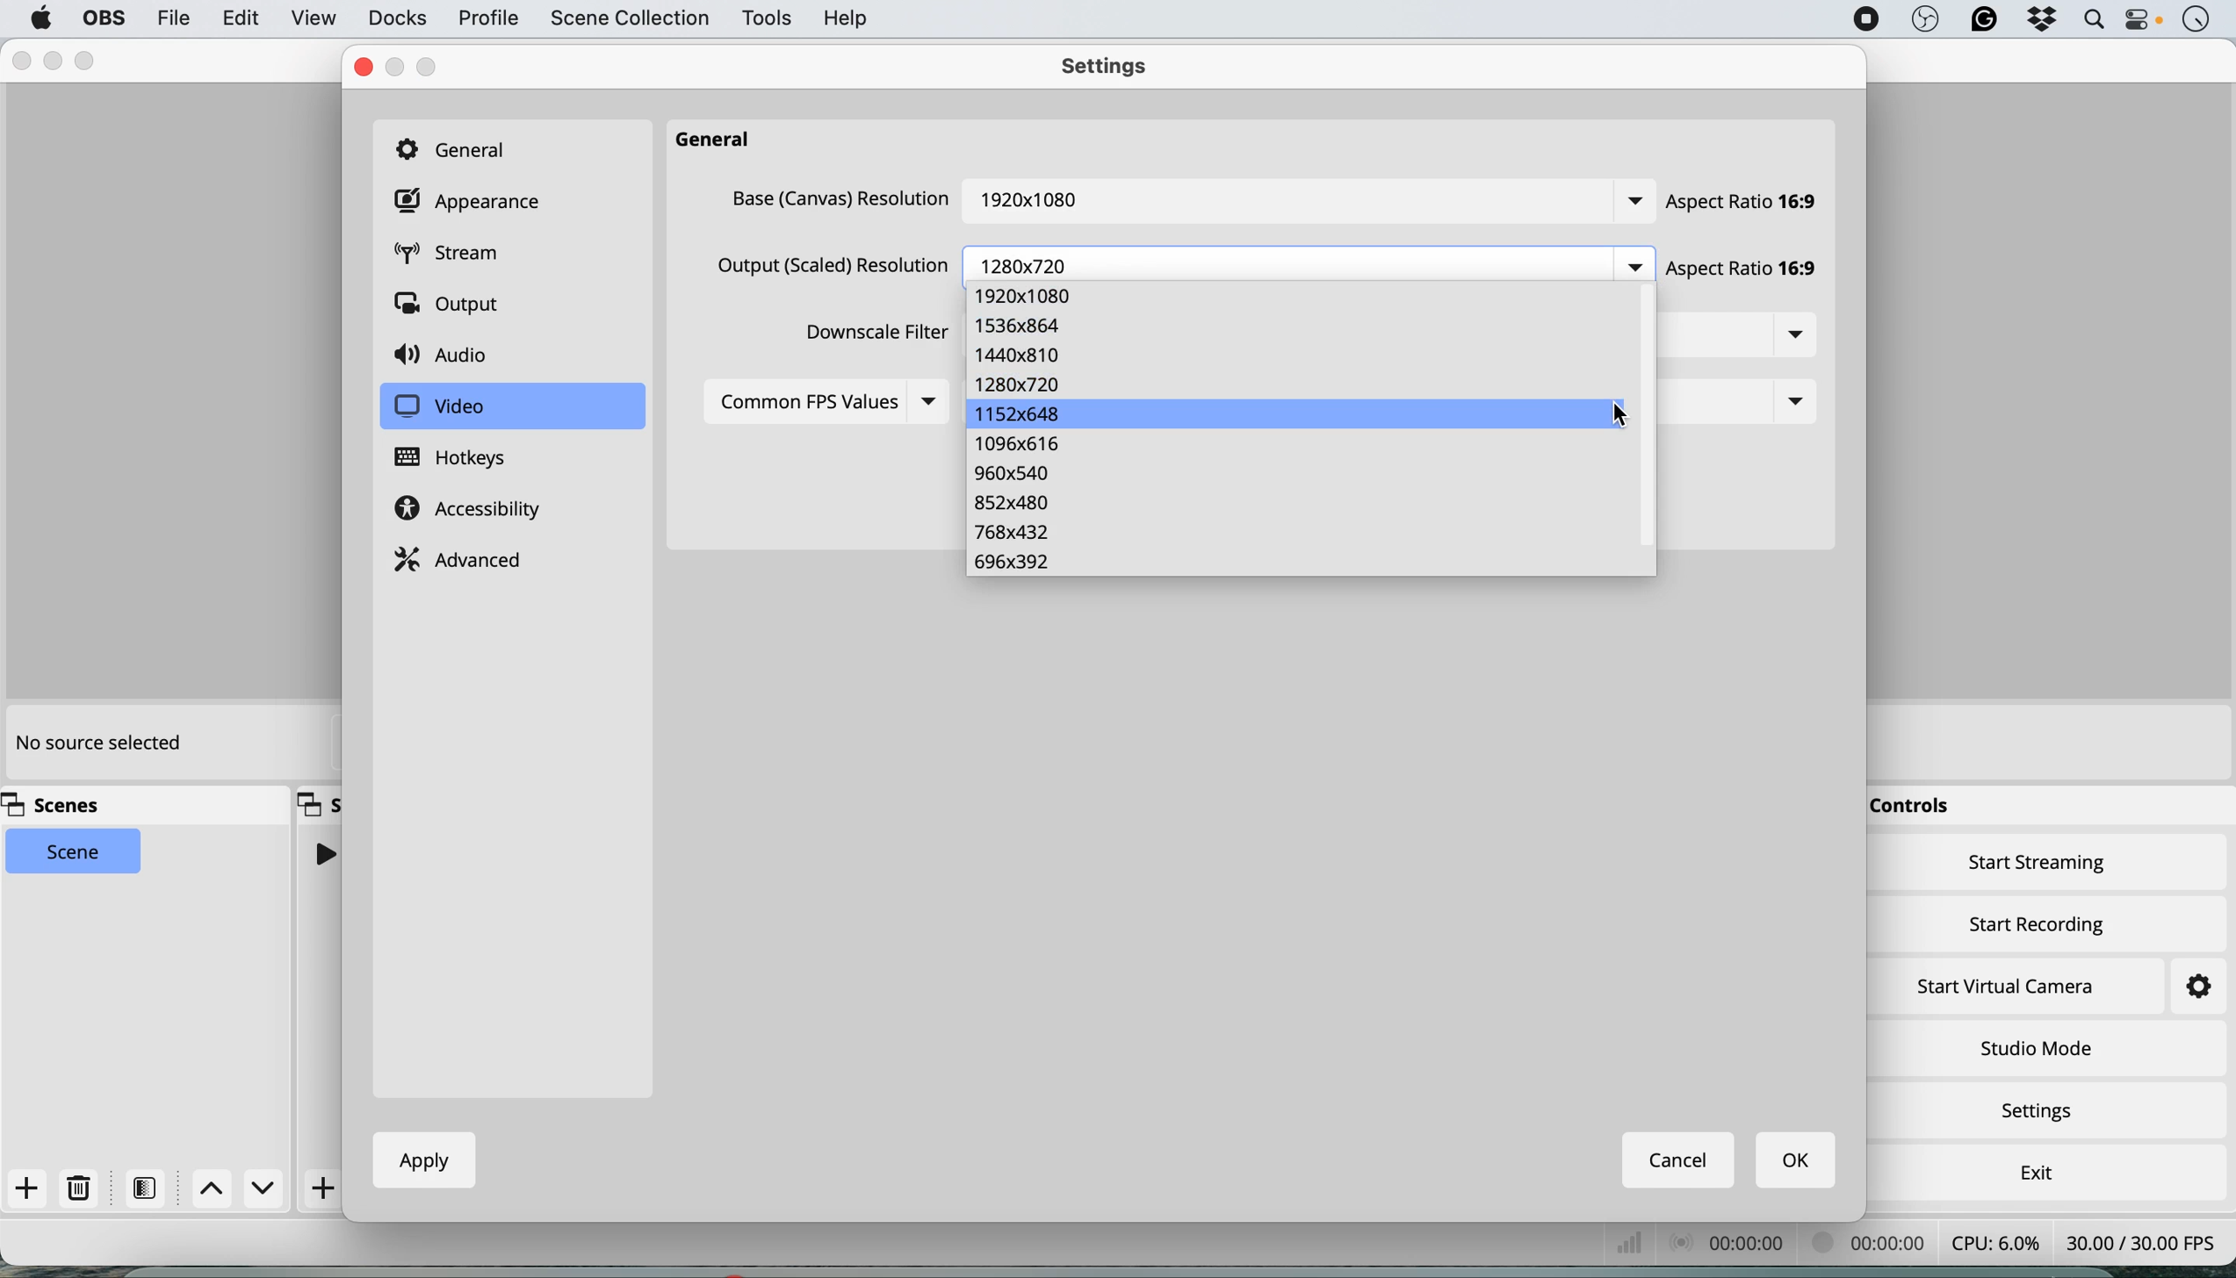 The image size is (2236, 1278). Describe the element at coordinates (1013, 474) in the screenshot. I see `960x540` at that location.